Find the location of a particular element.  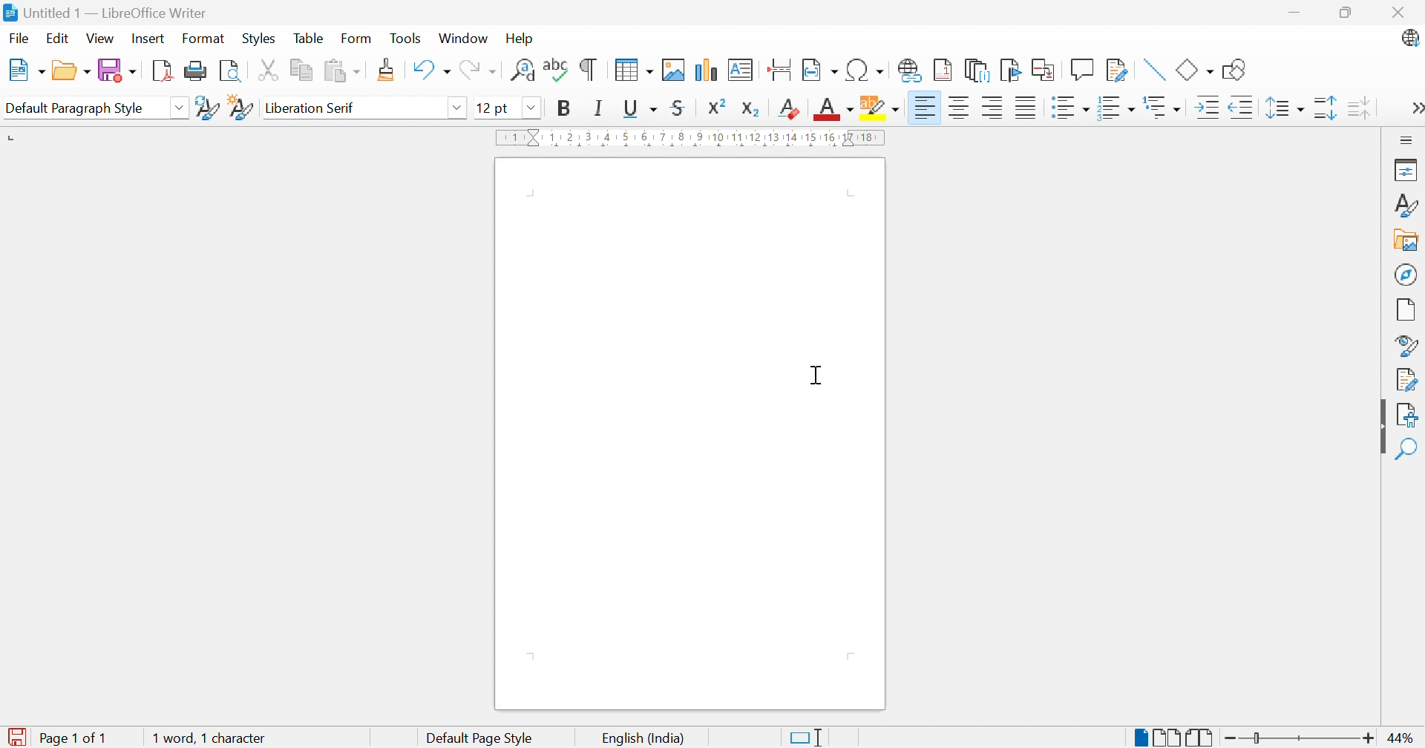

Sidebar settings is located at coordinates (1407, 139).